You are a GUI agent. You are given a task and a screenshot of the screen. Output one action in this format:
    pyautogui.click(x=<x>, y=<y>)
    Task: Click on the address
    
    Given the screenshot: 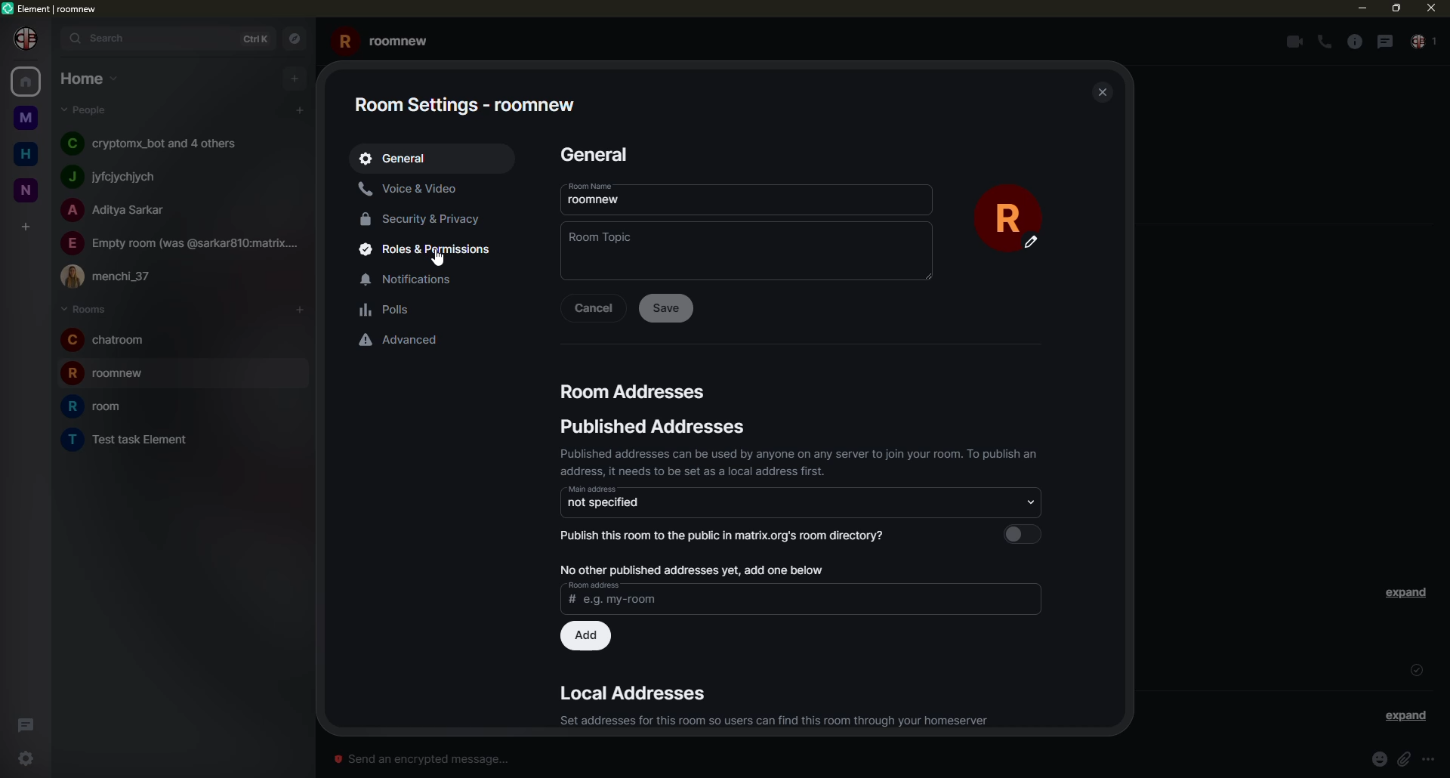 What is the action you would take?
    pyautogui.click(x=625, y=596)
    